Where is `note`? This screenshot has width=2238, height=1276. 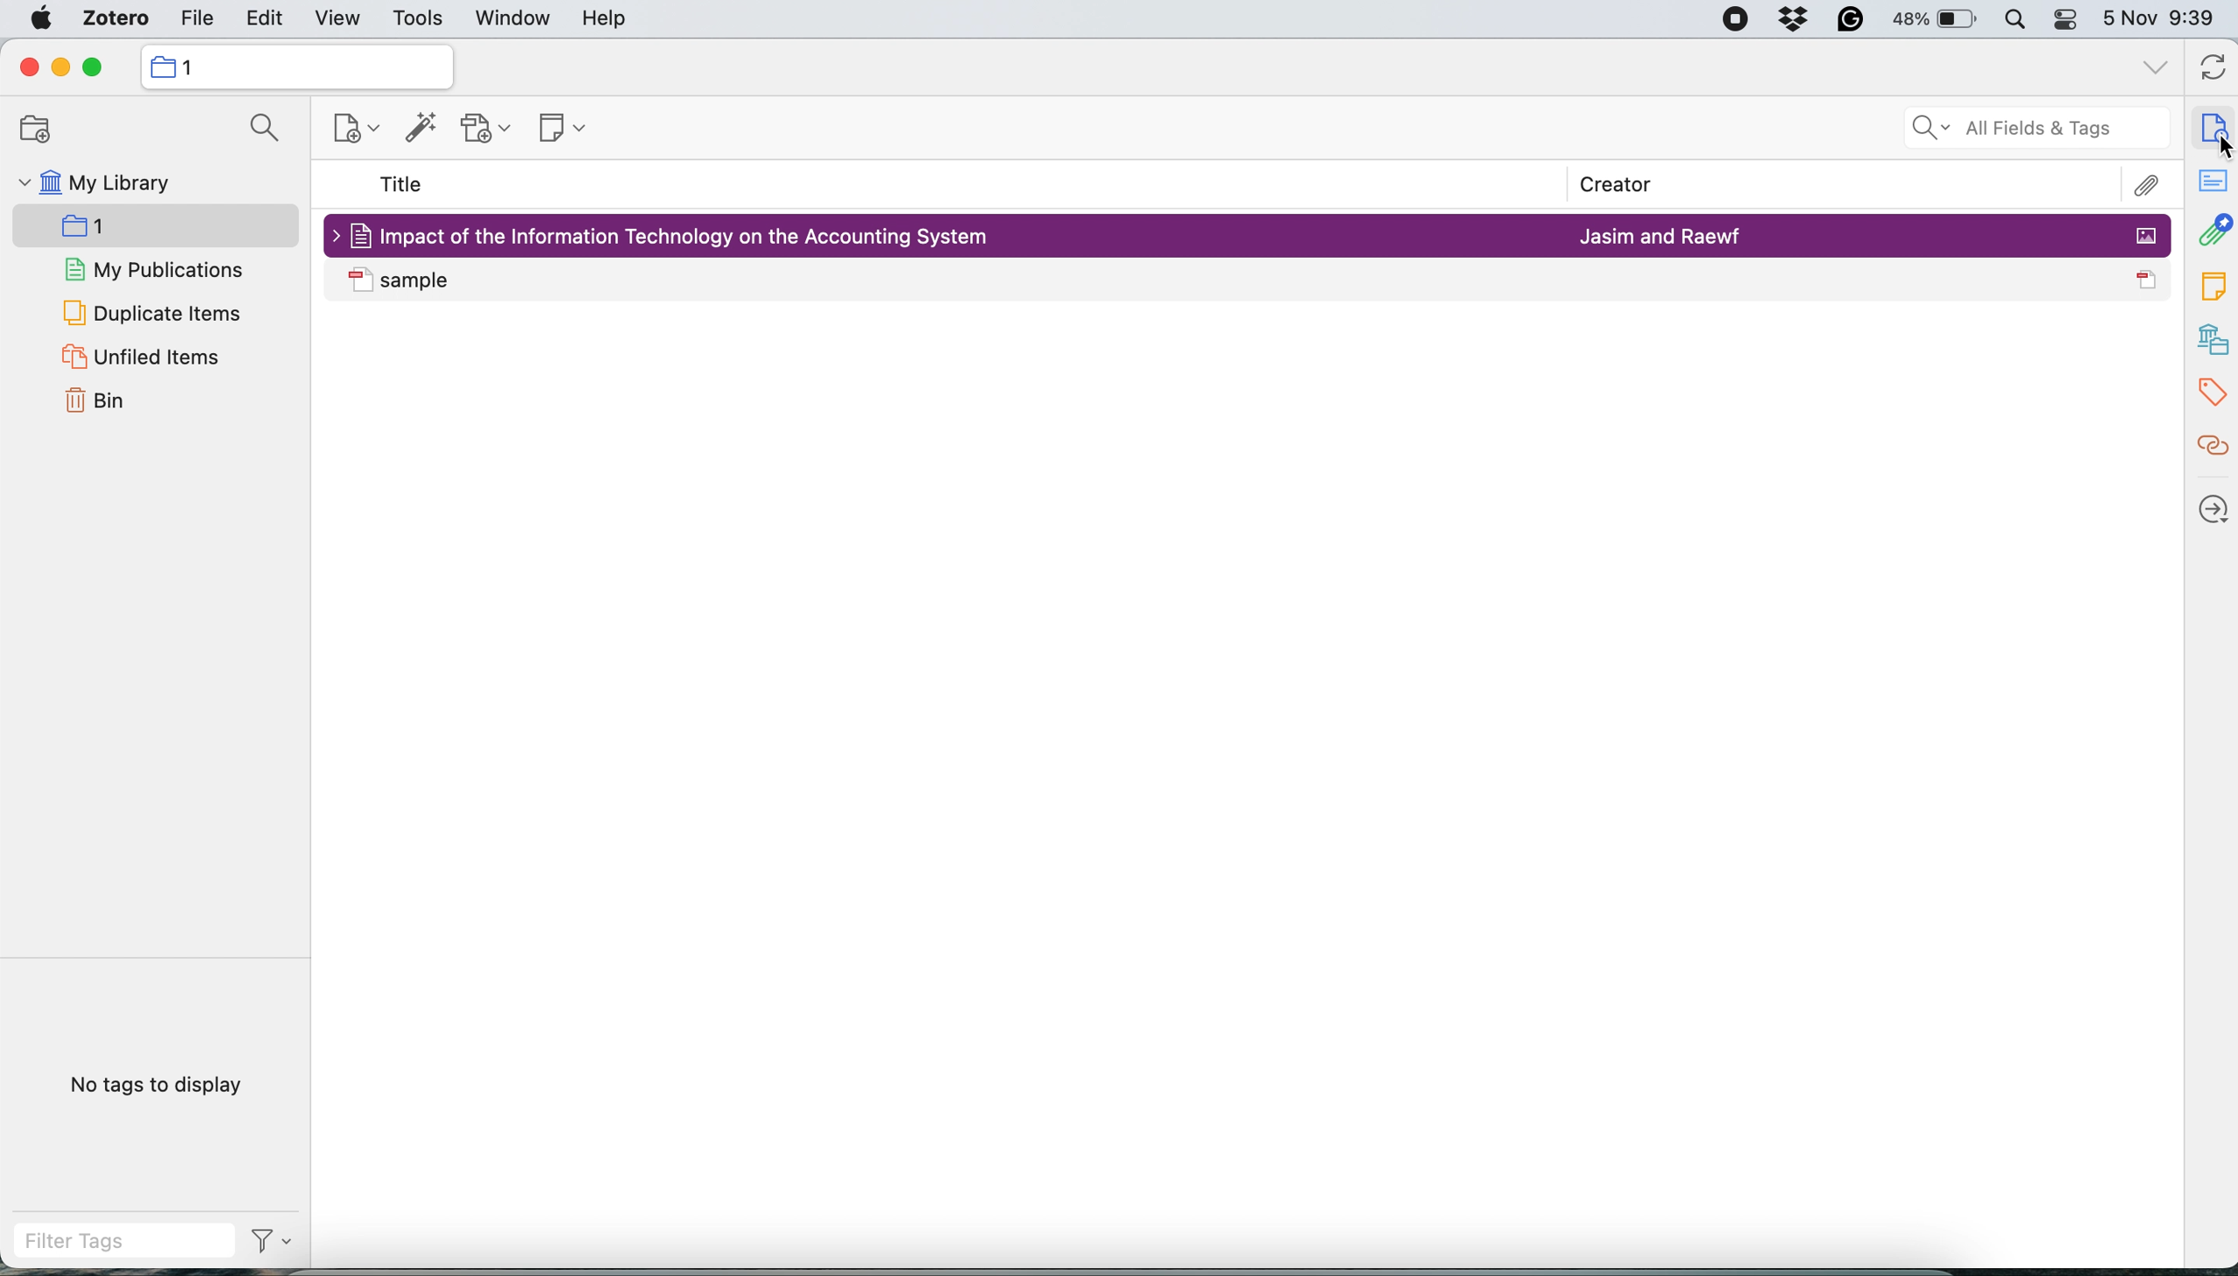
note is located at coordinates (2213, 286).